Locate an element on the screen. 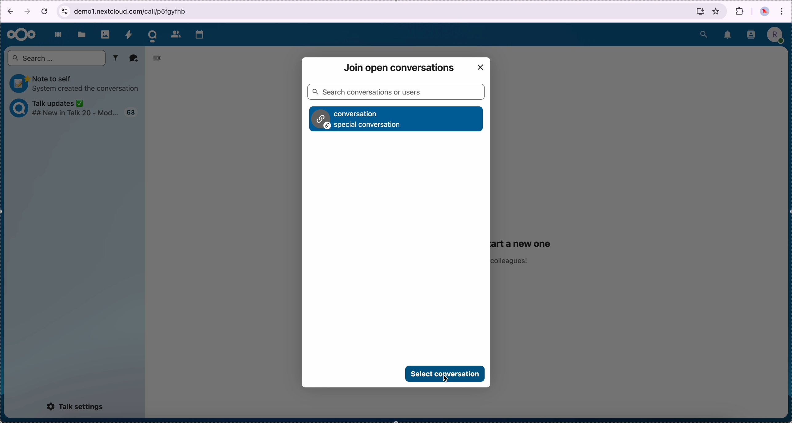  cursor on talk is located at coordinates (154, 34).